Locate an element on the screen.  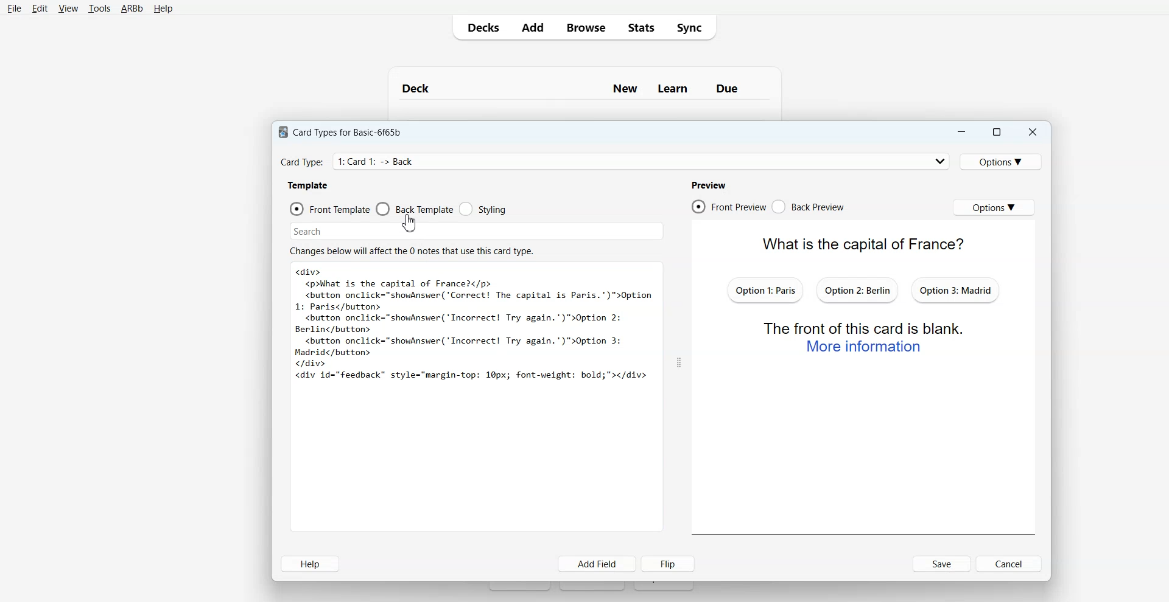
Cursor is located at coordinates (410, 224).